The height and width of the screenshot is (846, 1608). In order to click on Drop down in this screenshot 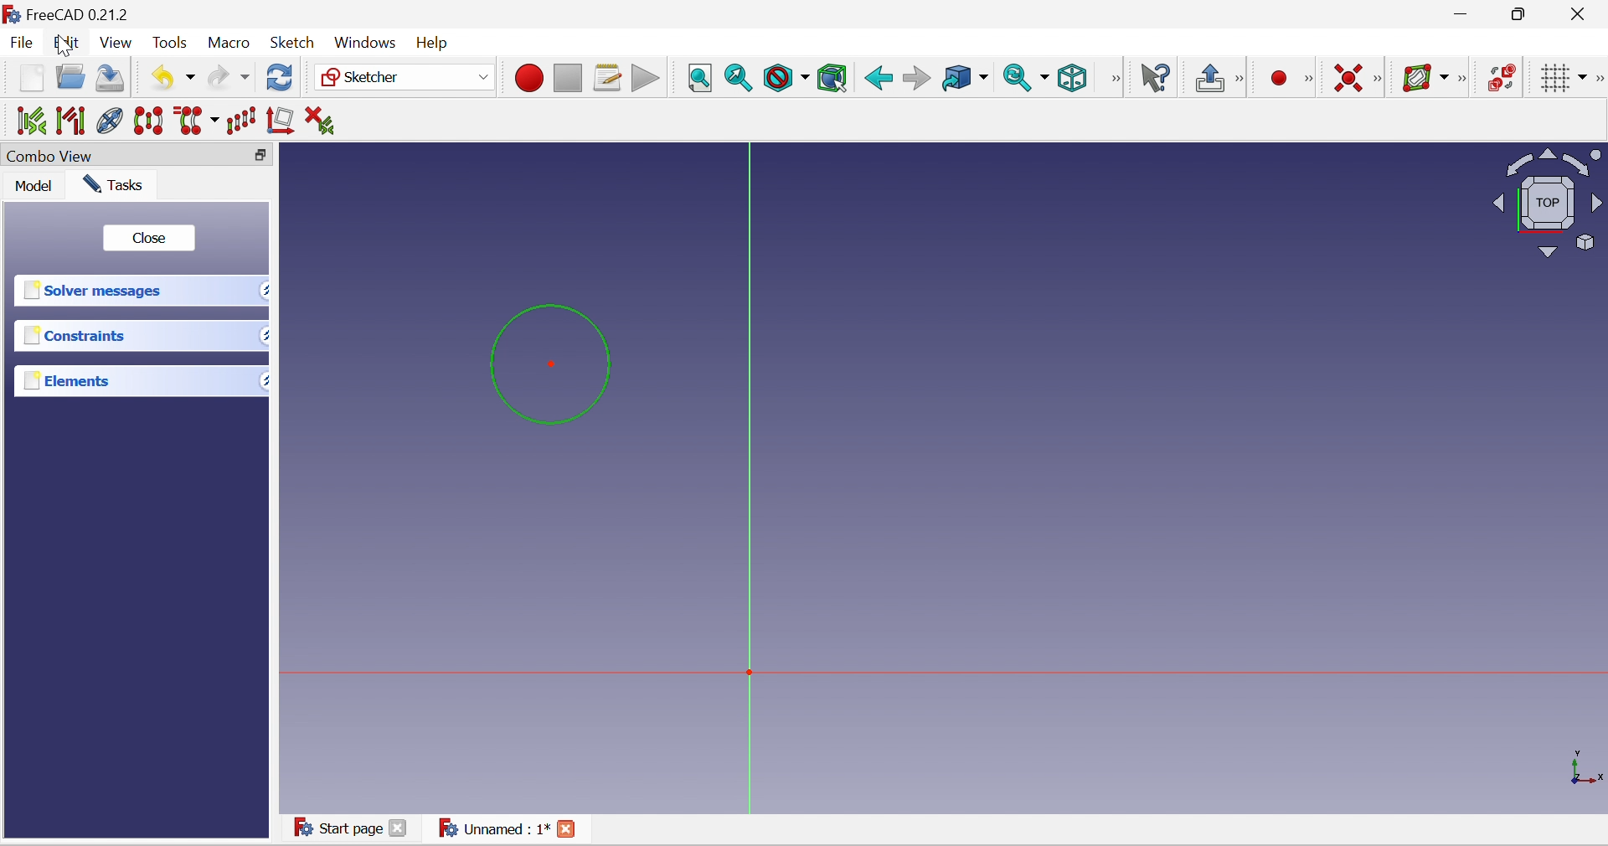, I will do `click(265, 332)`.